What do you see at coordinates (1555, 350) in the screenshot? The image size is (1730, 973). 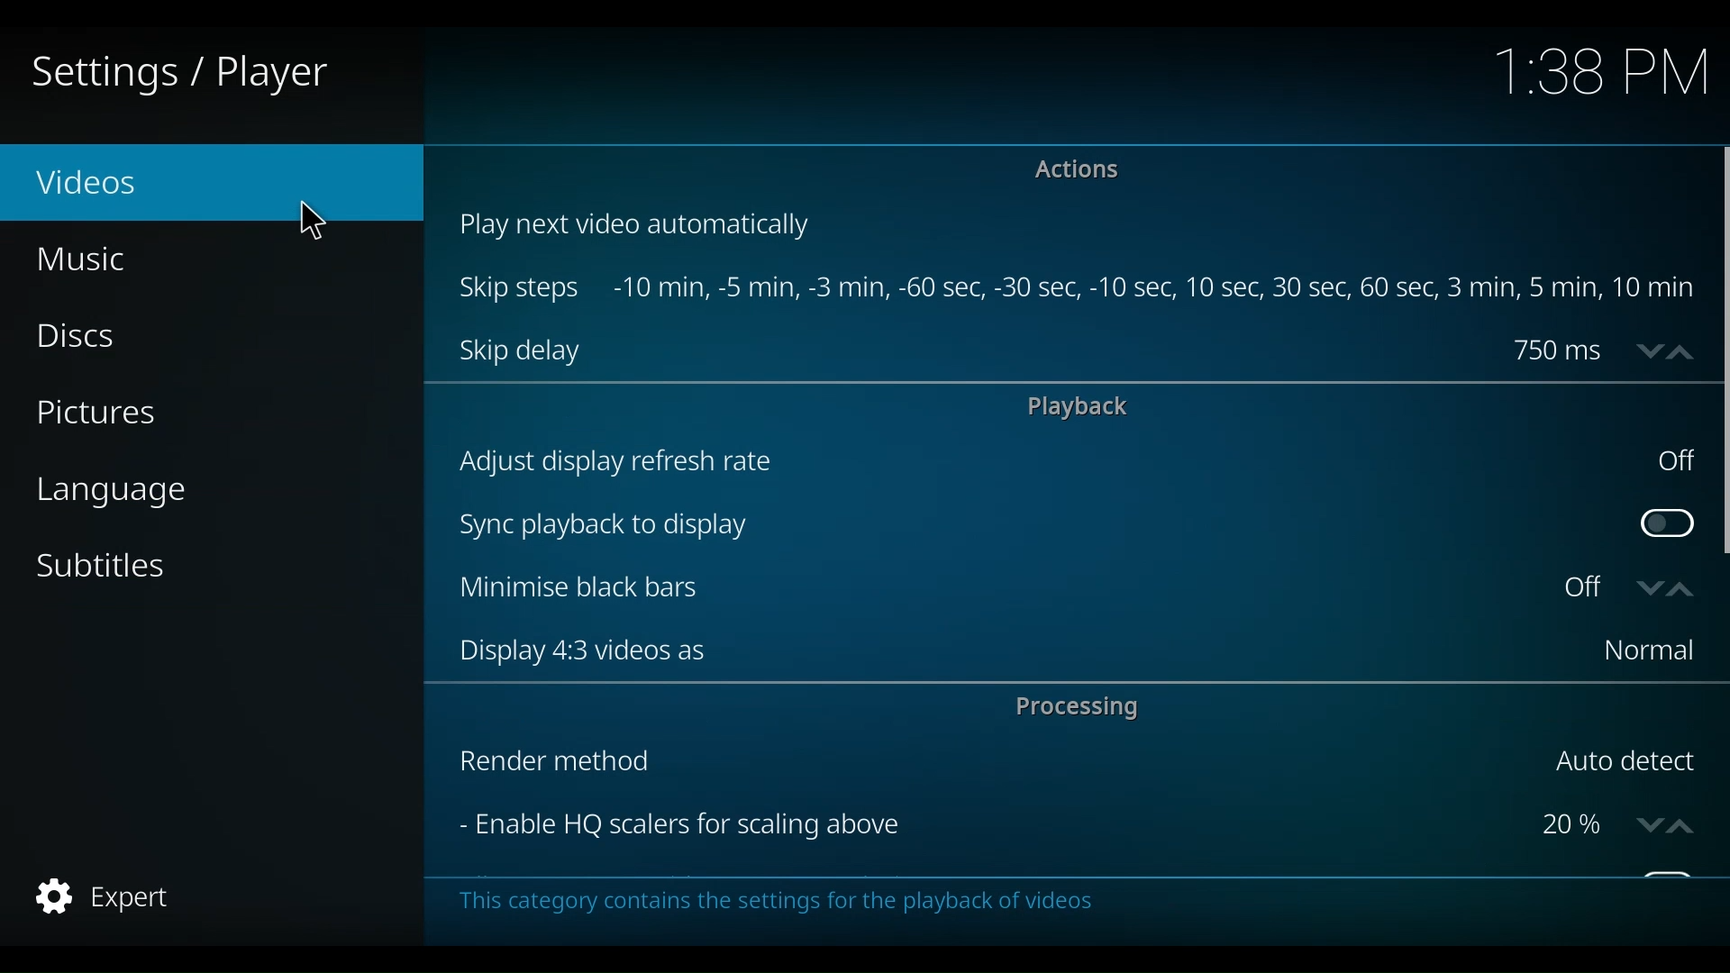 I see `750 ms` at bounding box center [1555, 350].